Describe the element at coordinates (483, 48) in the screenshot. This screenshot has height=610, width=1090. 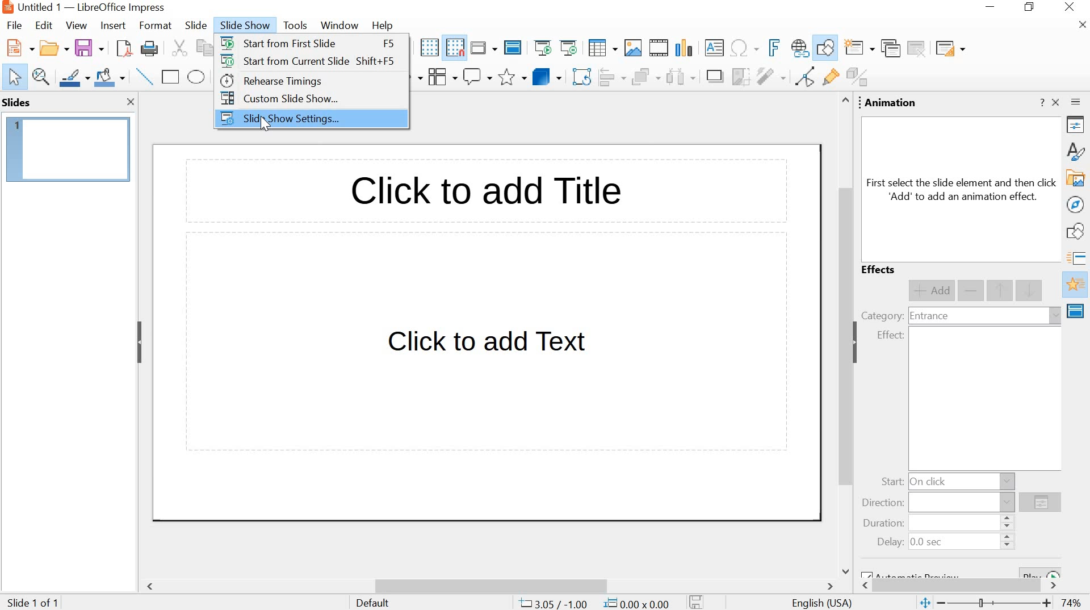
I see `display views` at that location.